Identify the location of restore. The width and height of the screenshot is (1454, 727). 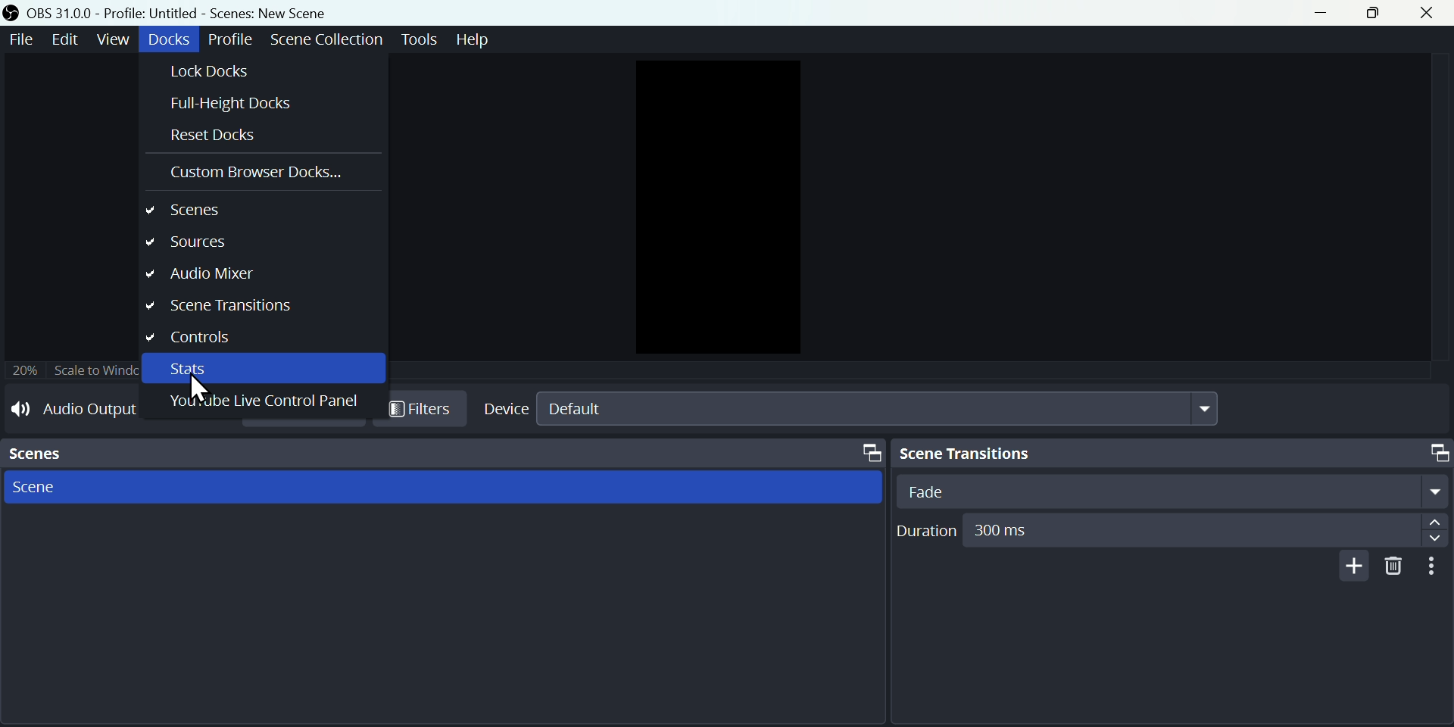
(1371, 14).